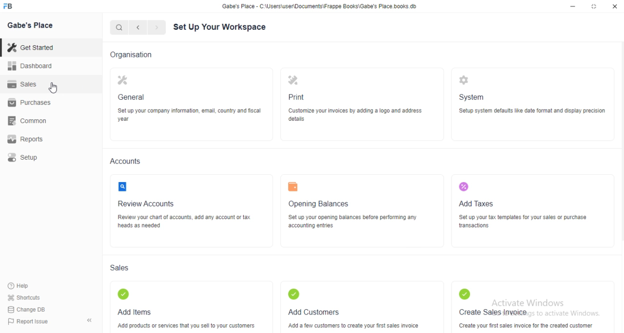 The width and height of the screenshot is (624, 333). Describe the element at coordinates (31, 25) in the screenshot. I see `gabe's place` at that location.